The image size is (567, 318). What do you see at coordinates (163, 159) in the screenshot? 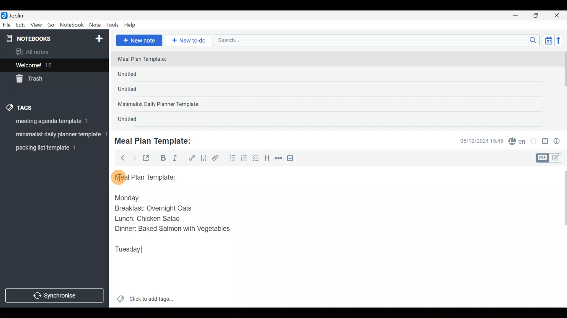
I see `Bold` at bounding box center [163, 159].